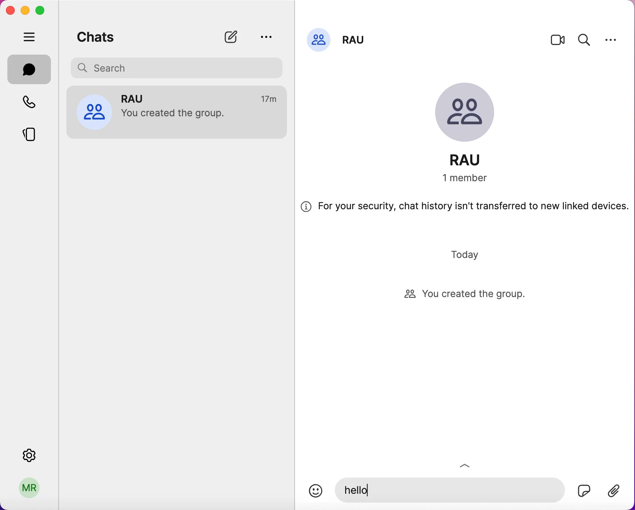  I want to click on sticker, so click(552, 489).